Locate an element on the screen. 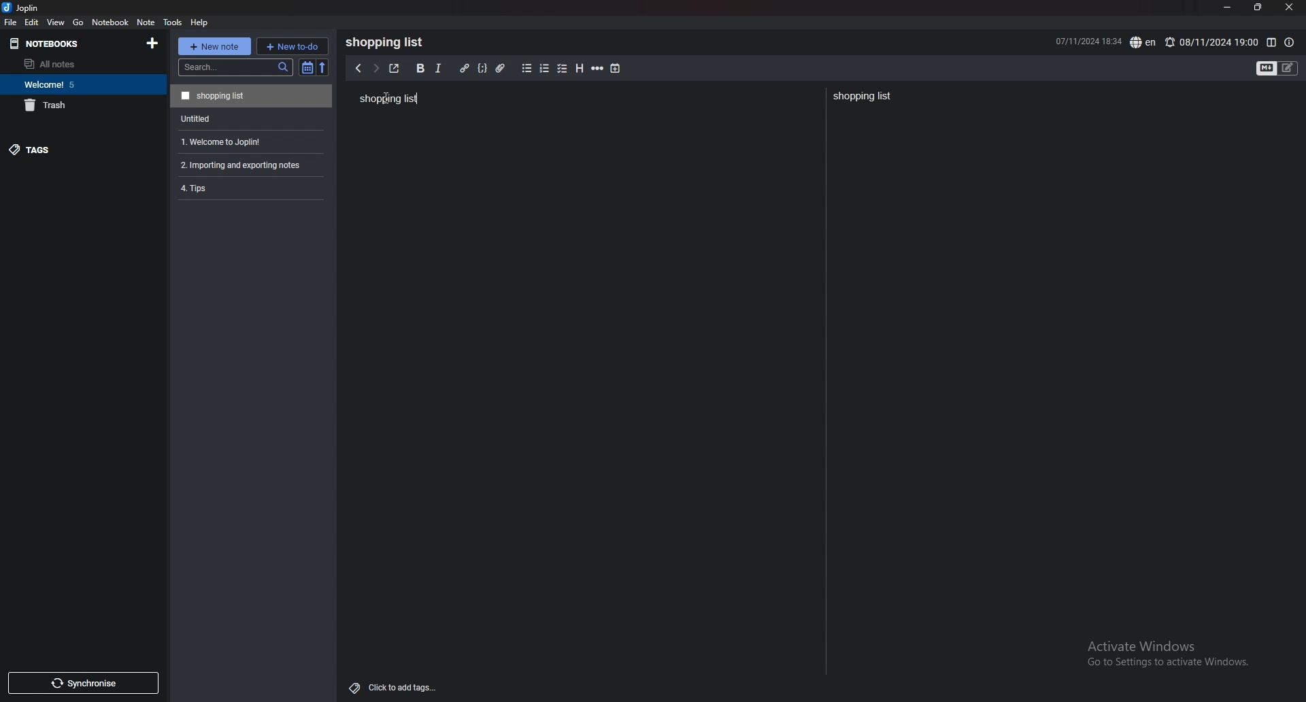  go is located at coordinates (79, 23).